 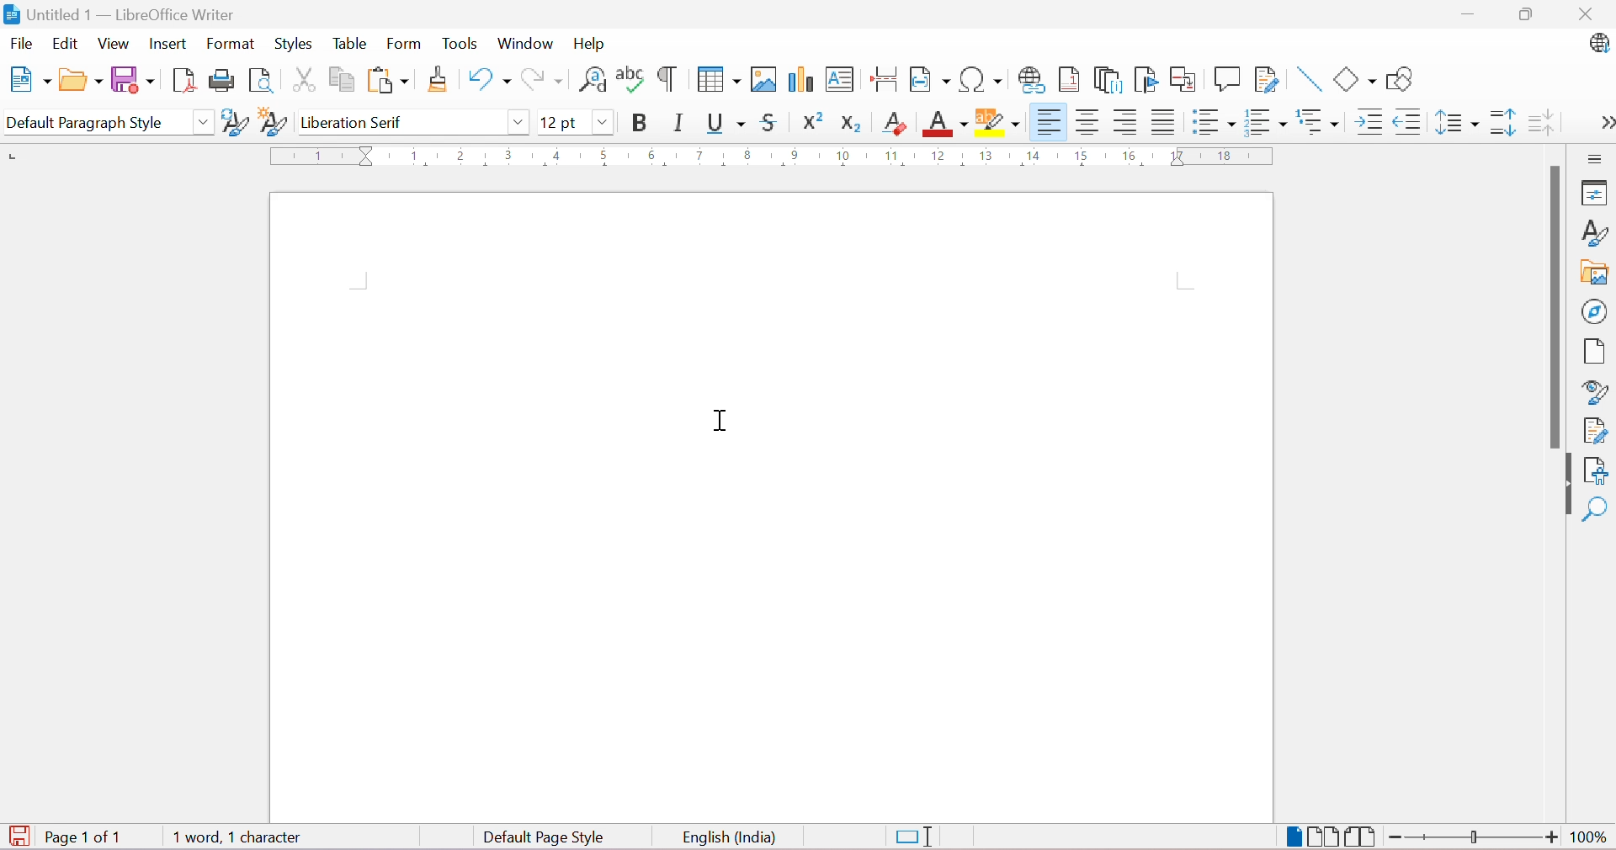 What do you see at coordinates (386, 80) in the screenshot?
I see `Paste` at bounding box center [386, 80].